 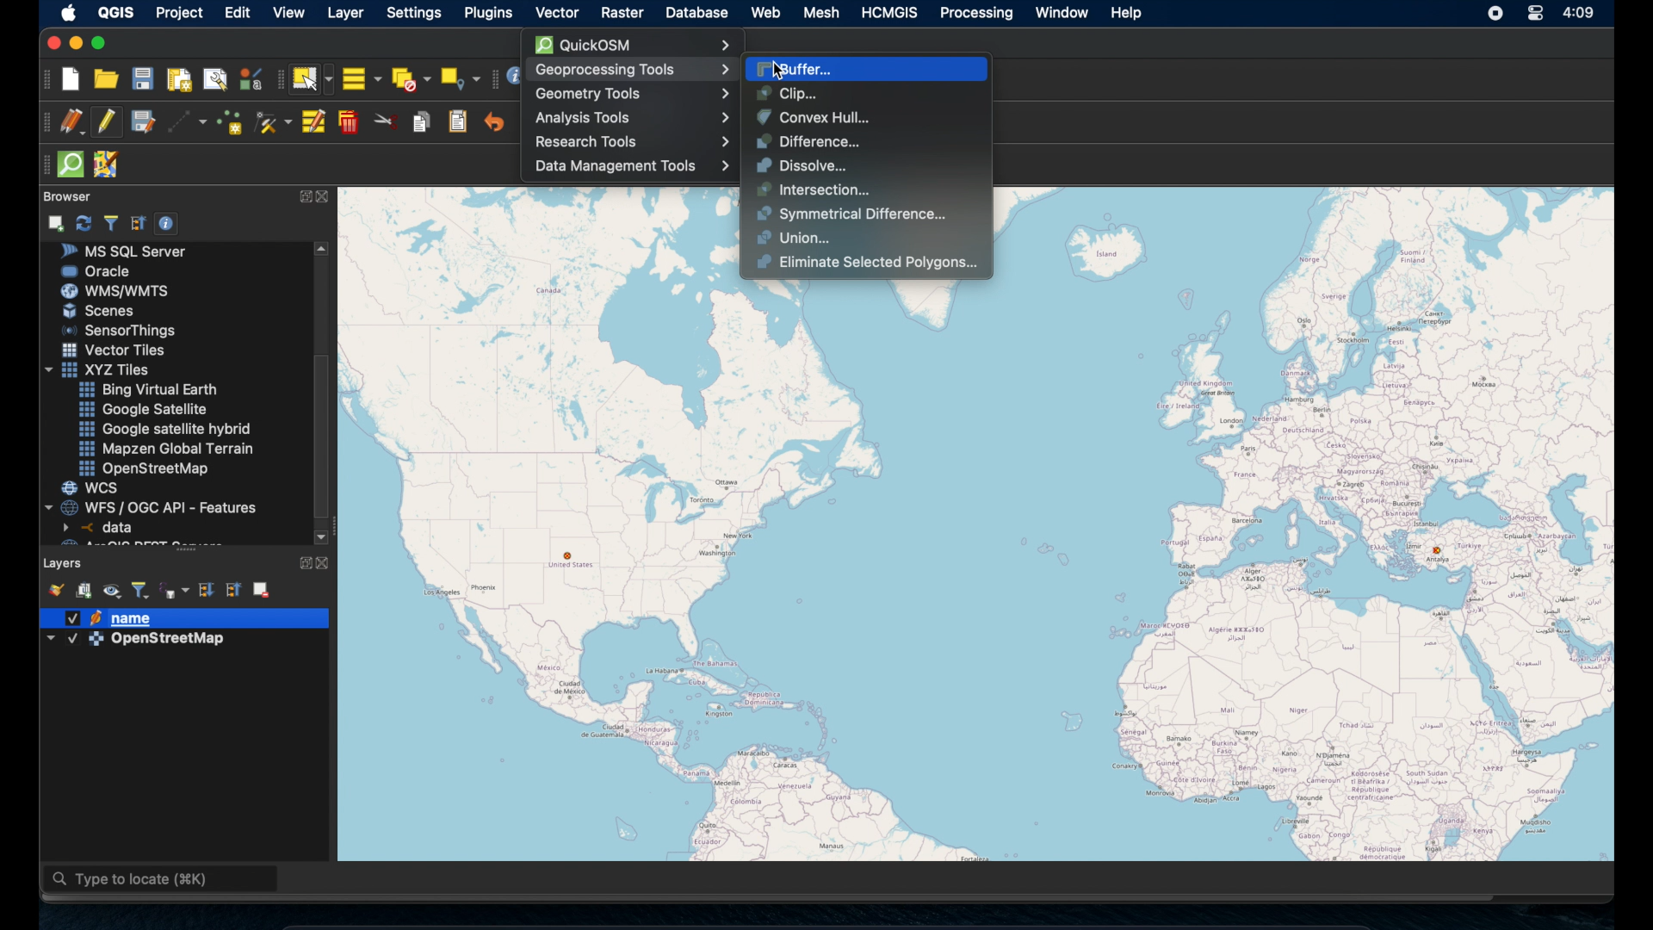 What do you see at coordinates (630, 70) in the screenshot?
I see `Geoprocessing Tools` at bounding box center [630, 70].